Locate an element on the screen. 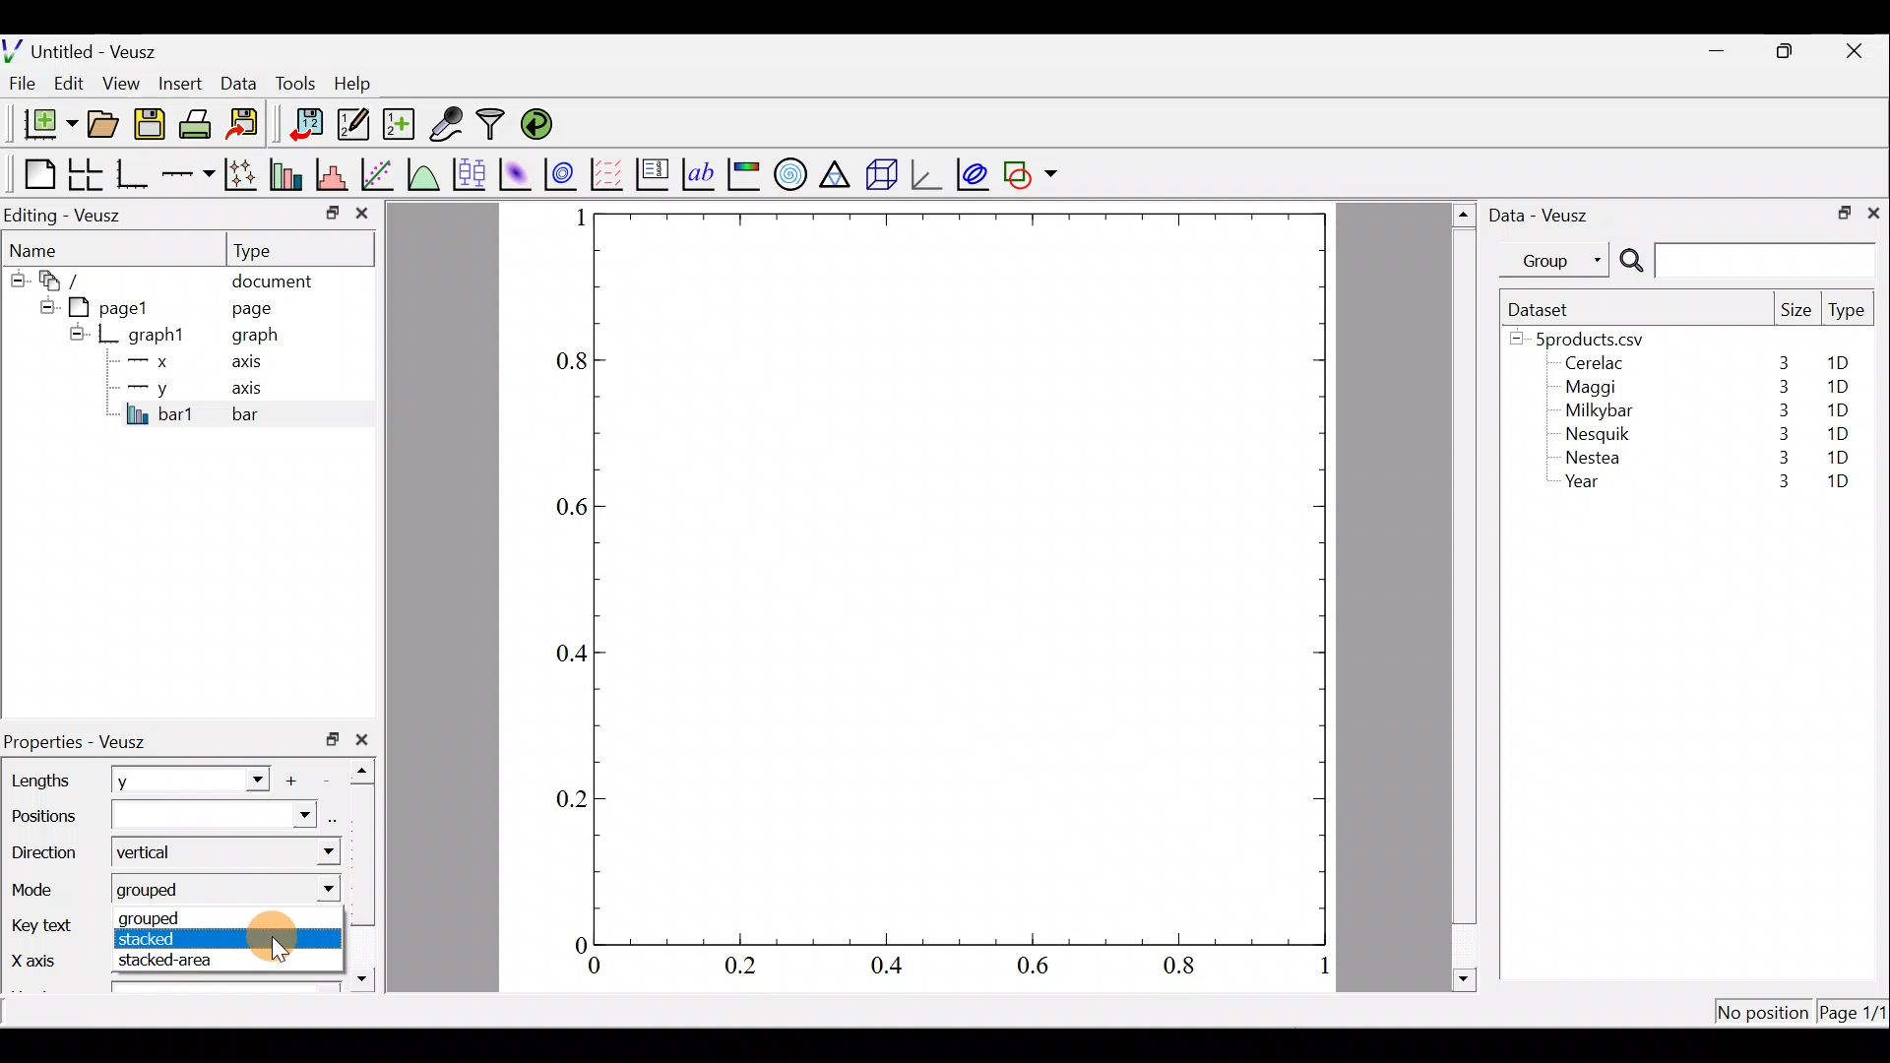 The height and width of the screenshot is (1063, 1890). 3d scene is located at coordinates (880, 174).